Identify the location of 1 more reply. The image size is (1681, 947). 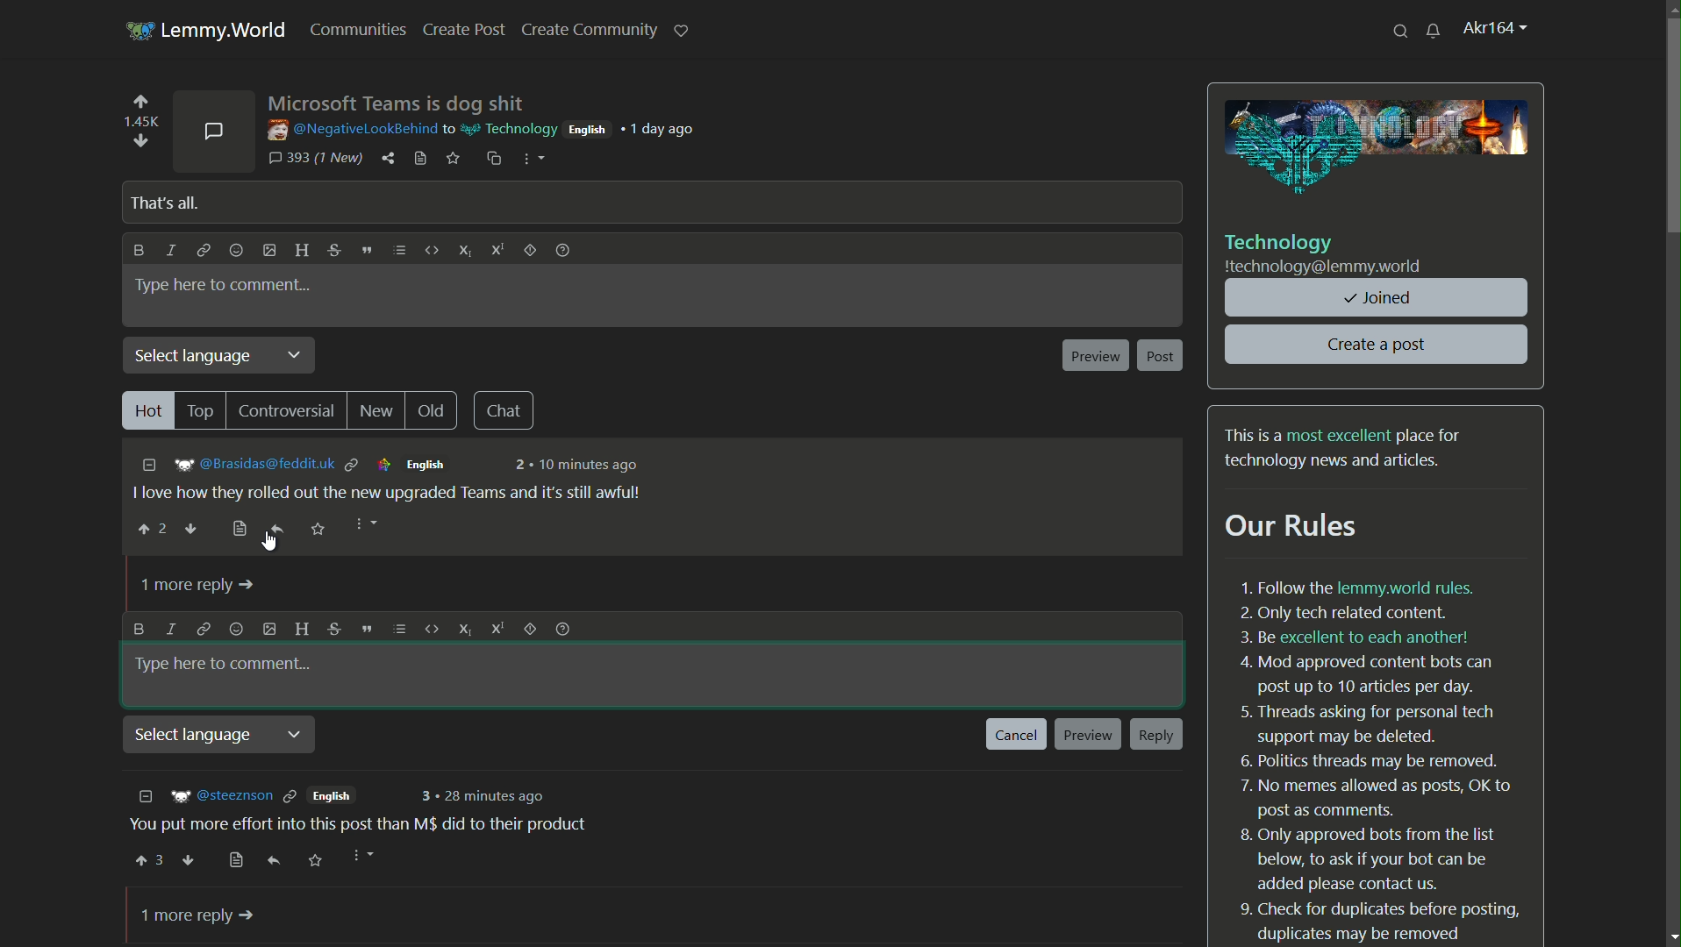
(199, 916).